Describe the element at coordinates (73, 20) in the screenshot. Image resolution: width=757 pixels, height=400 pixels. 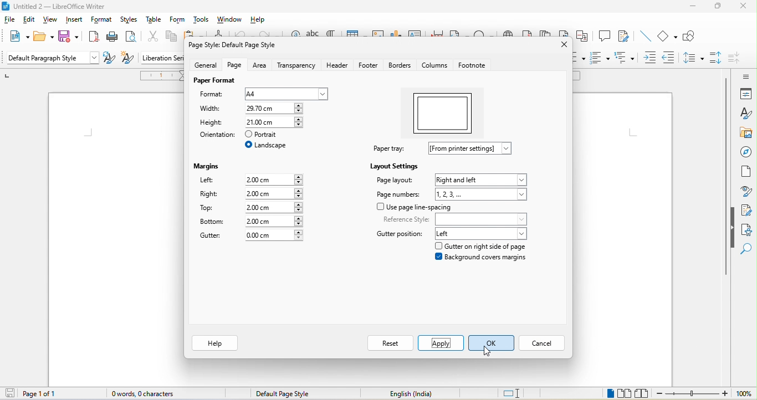
I see `insert` at that location.